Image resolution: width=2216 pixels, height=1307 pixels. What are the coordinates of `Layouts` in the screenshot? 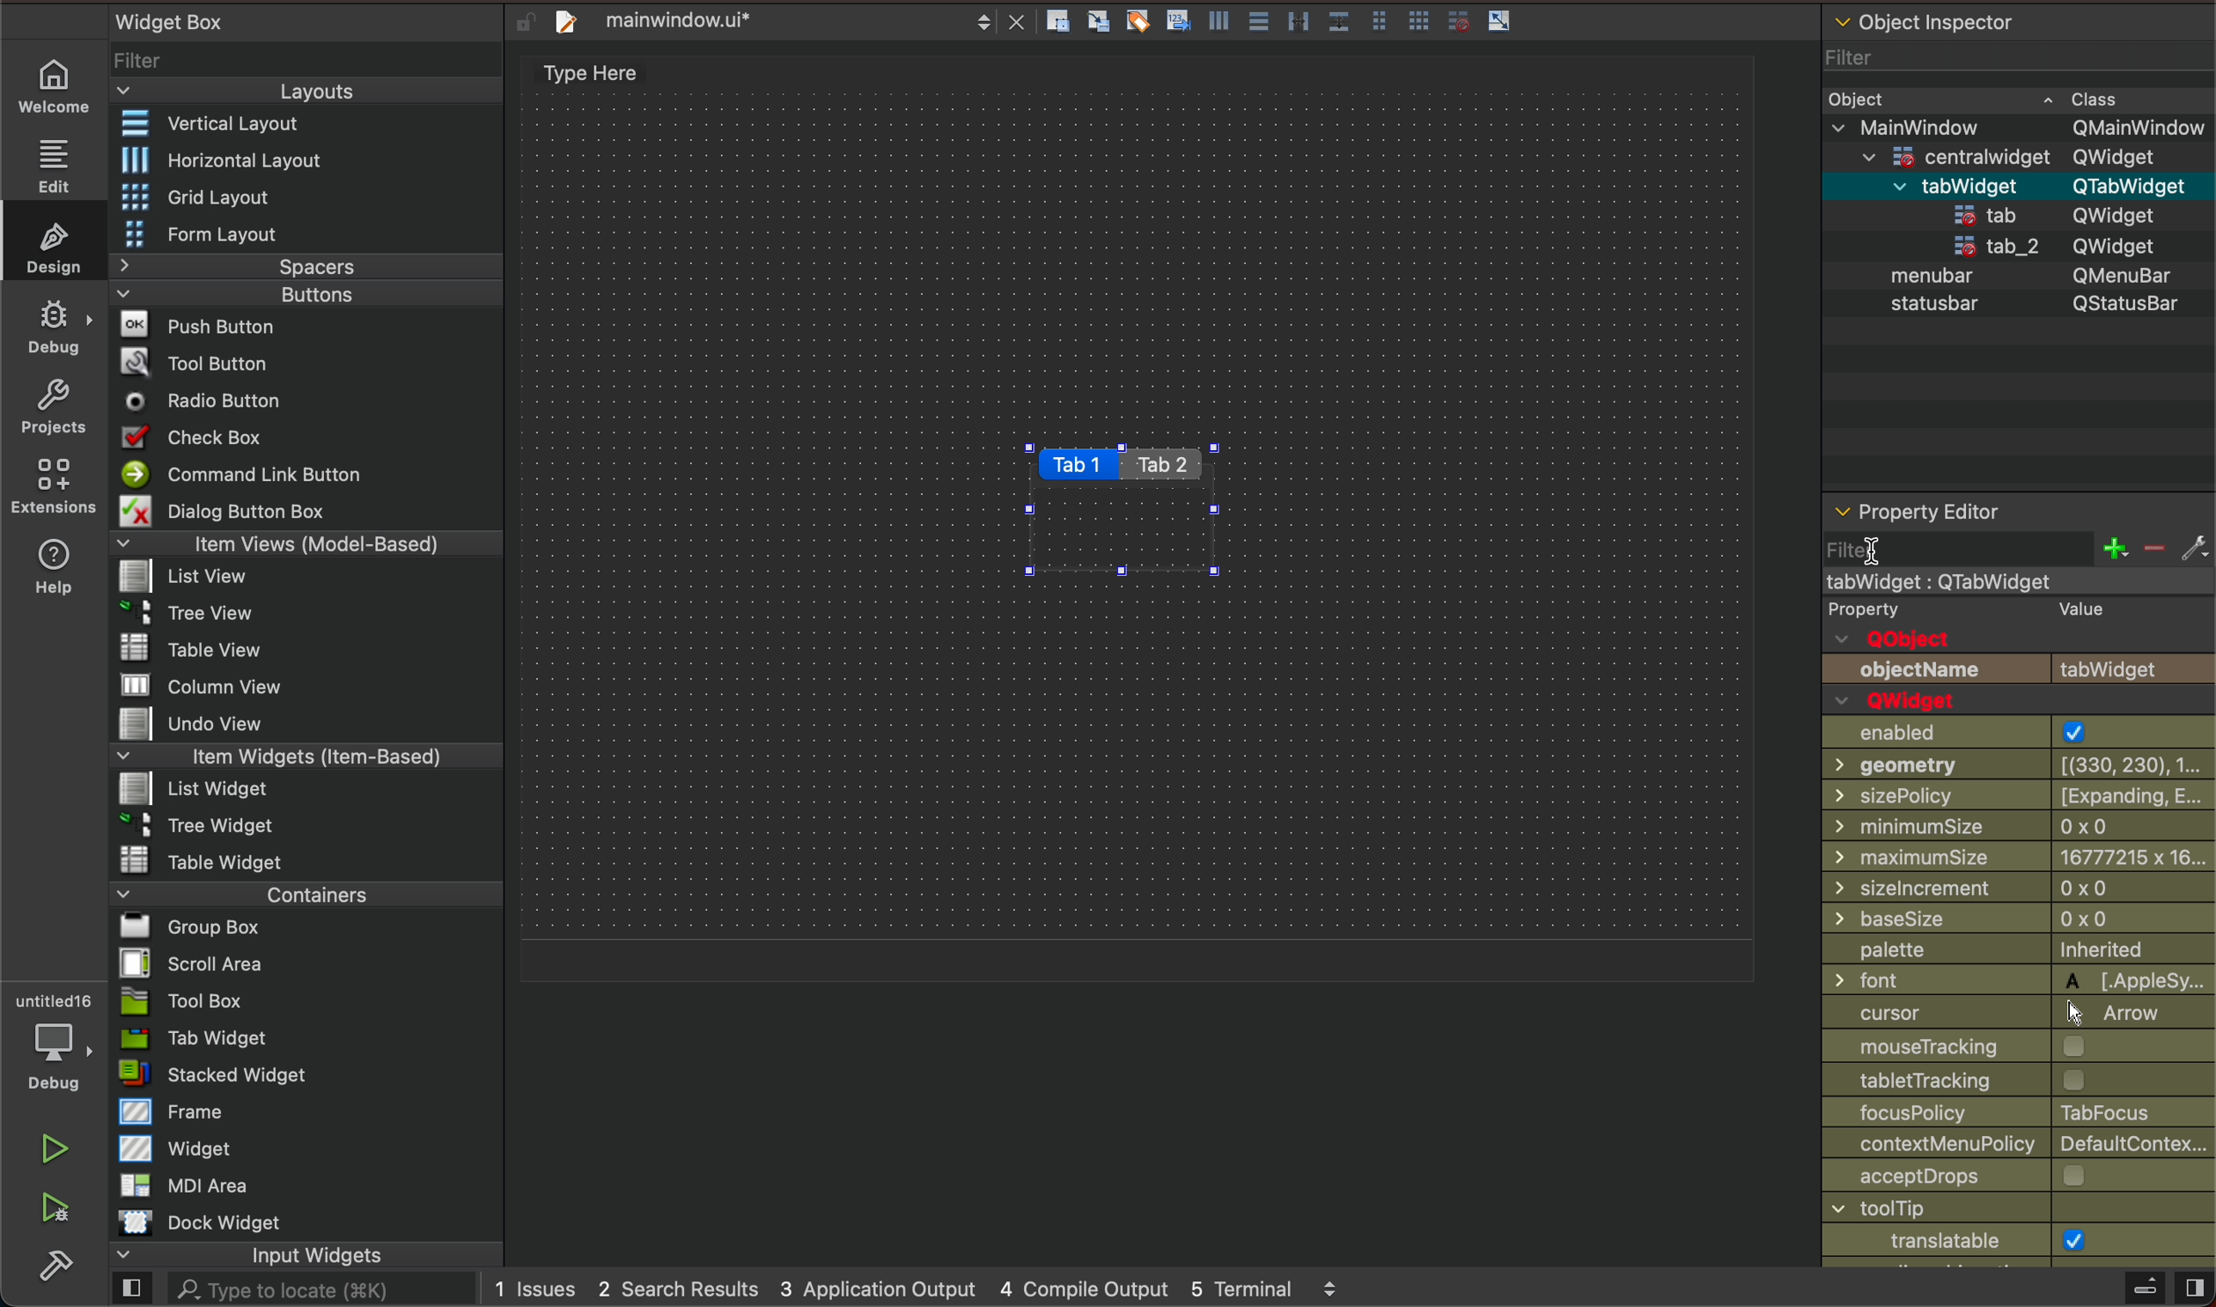 It's located at (307, 91).